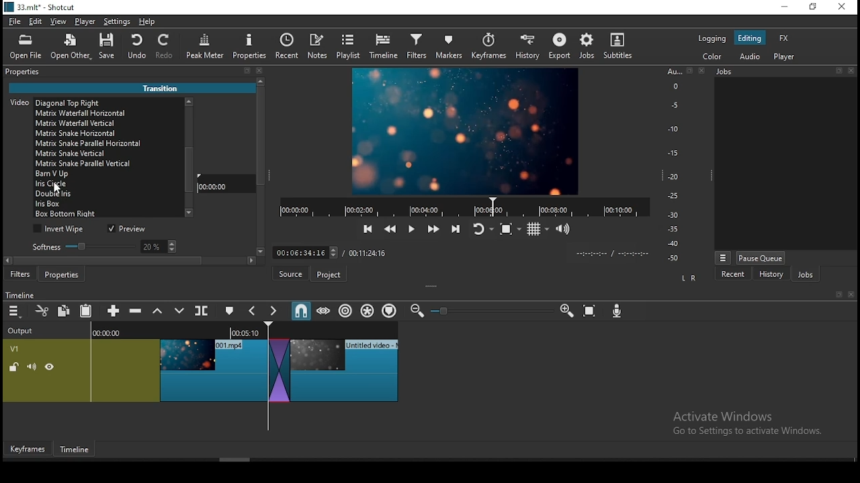  I want to click on color, so click(712, 38).